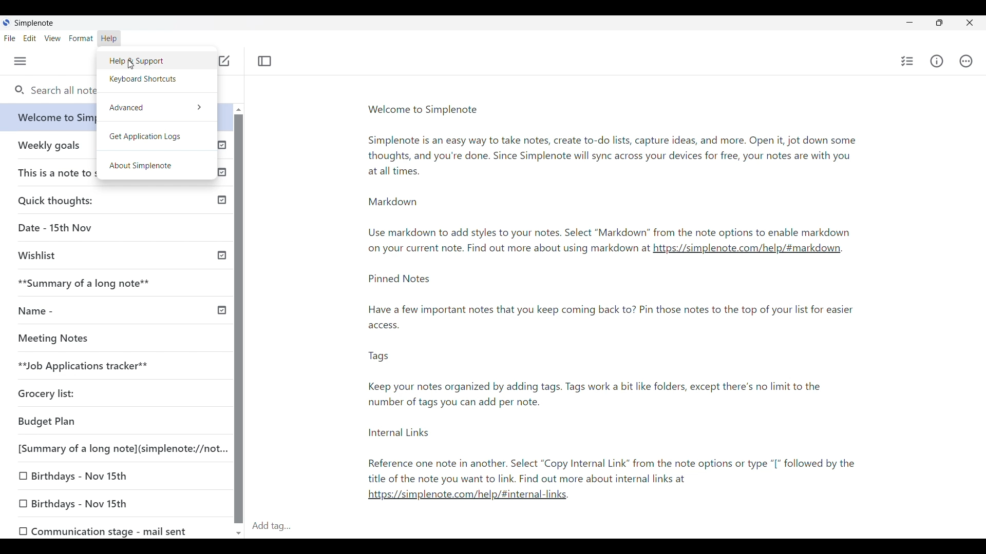  Describe the element at coordinates (157, 79) in the screenshot. I see `Keyboard shortcuts` at that location.